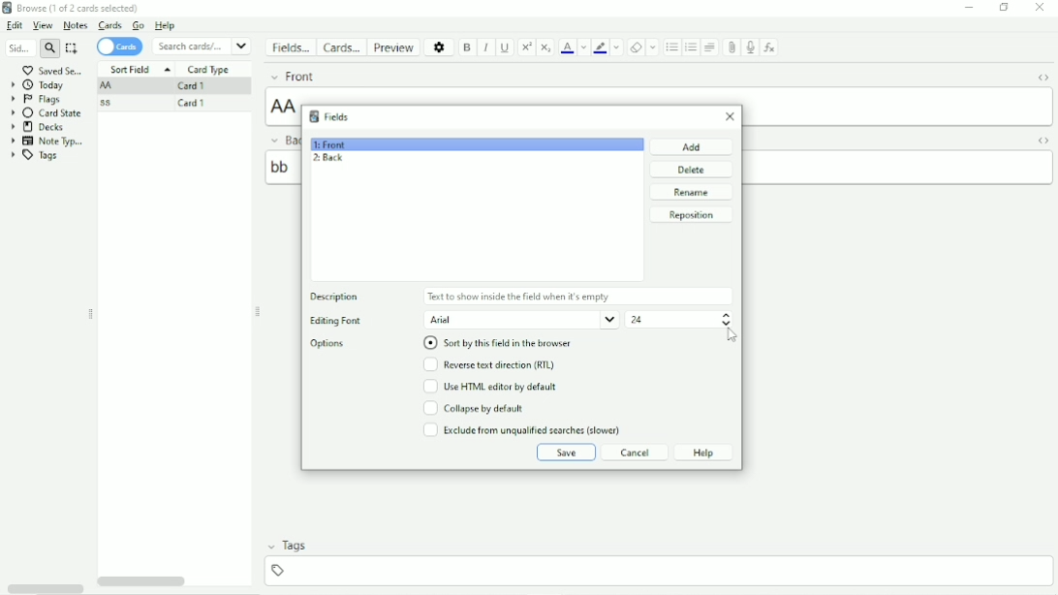 This screenshot has height=595, width=1058. I want to click on Go, so click(140, 26).